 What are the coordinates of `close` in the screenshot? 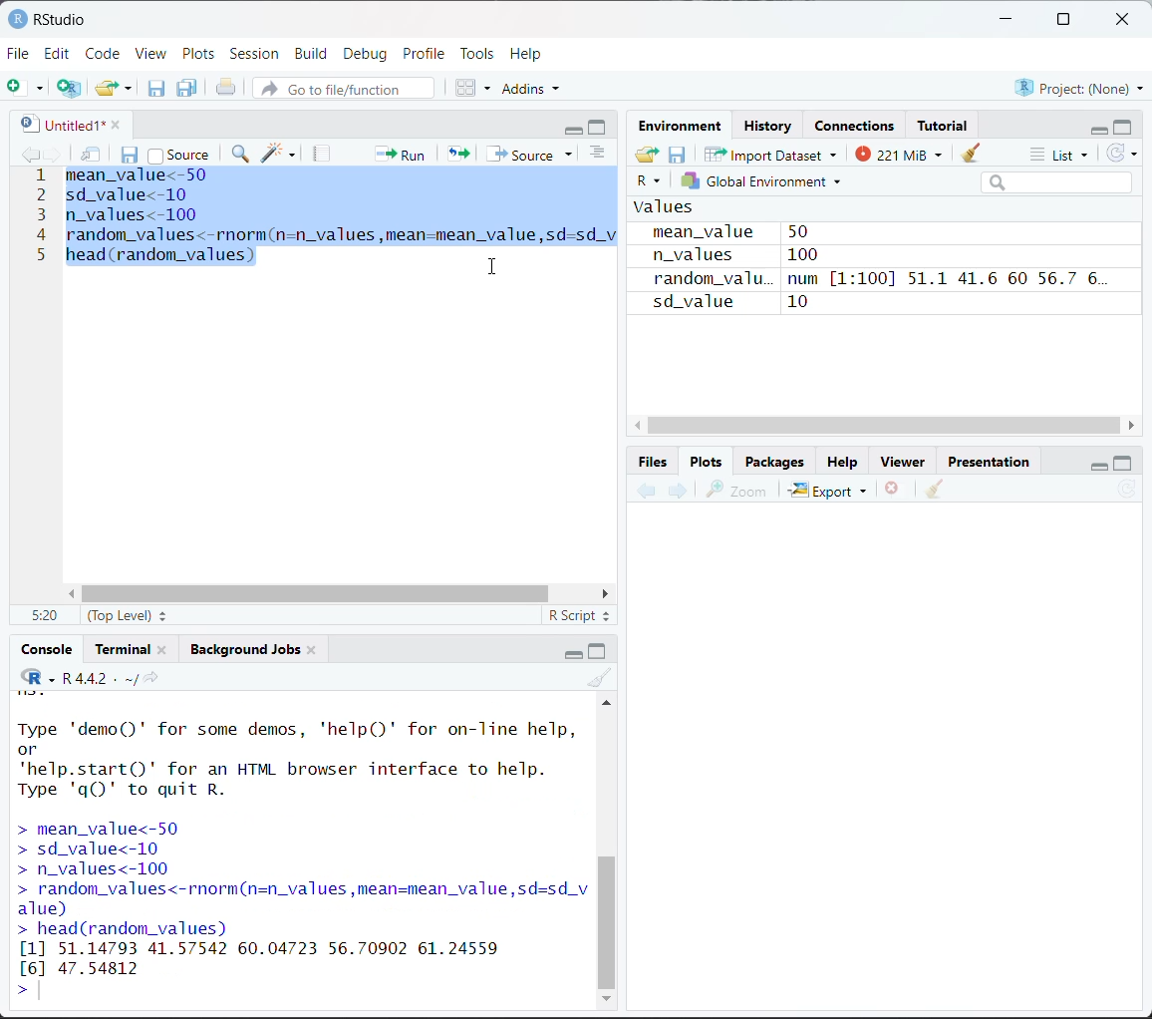 It's located at (1126, 20).